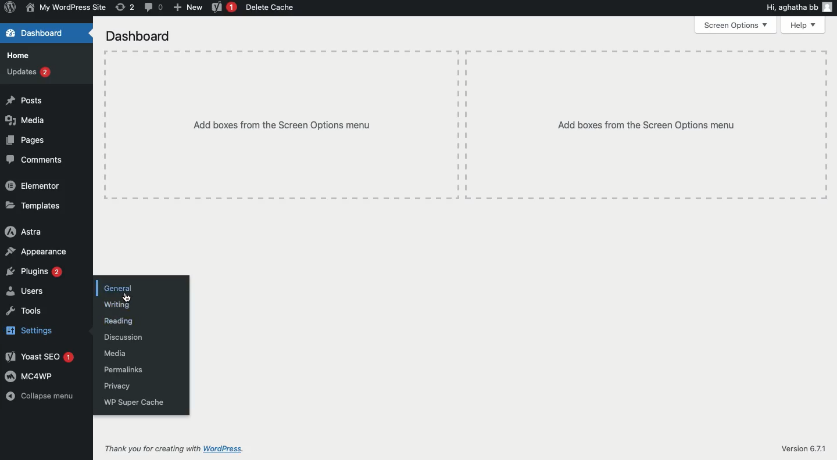 The height and width of the screenshot is (460, 837). What do you see at coordinates (271, 8) in the screenshot?
I see `Delete cache` at bounding box center [271, 8].